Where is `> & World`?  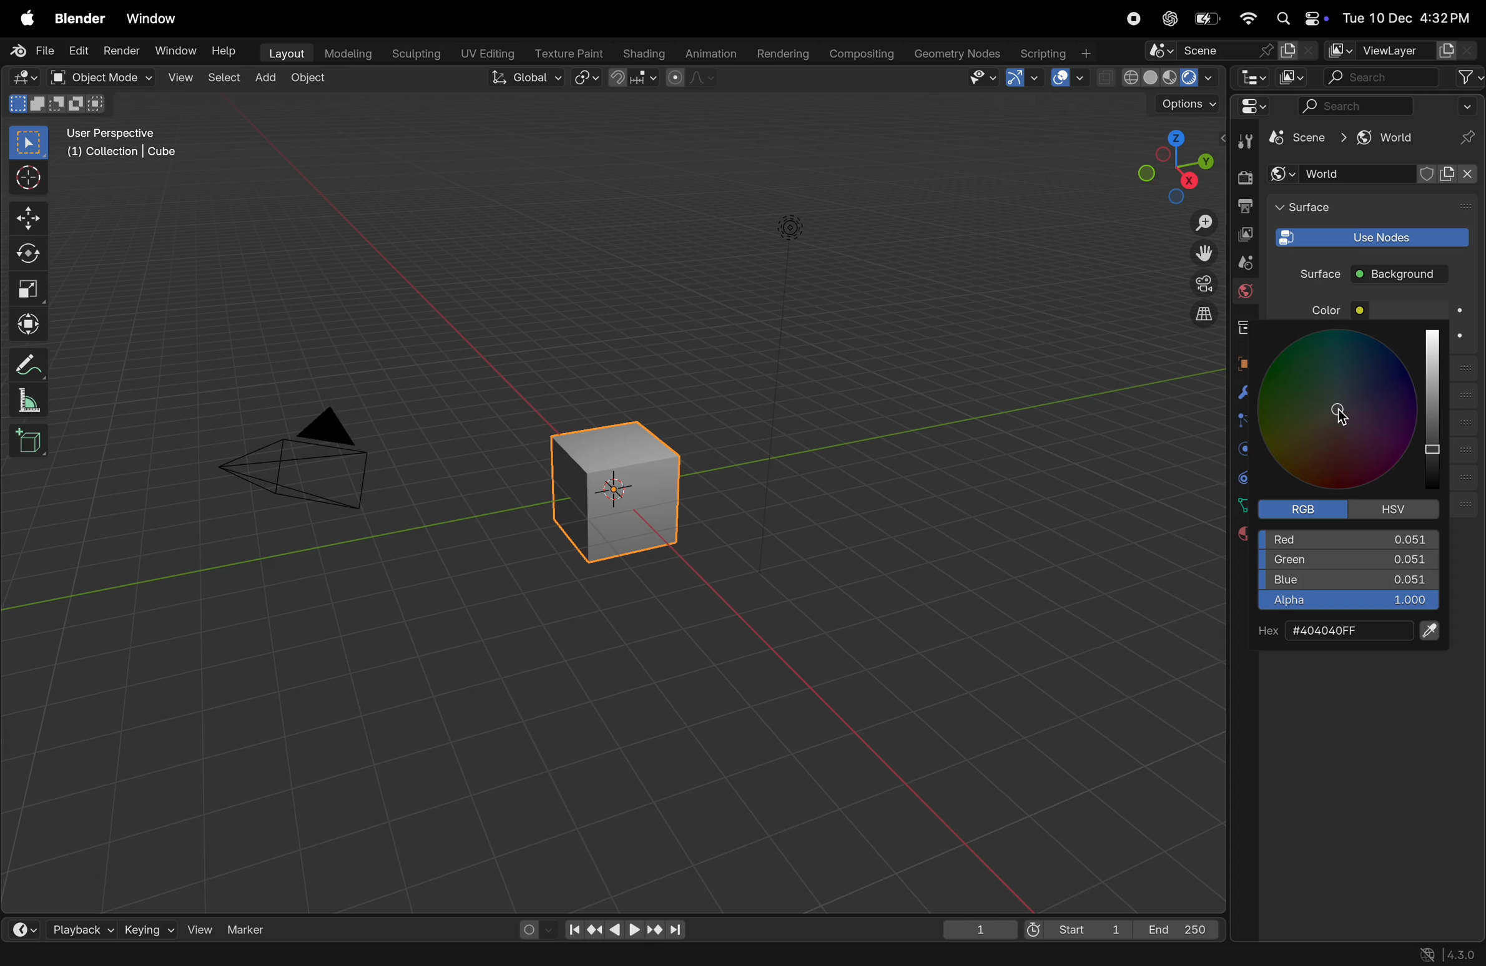
> & World is located at coordinates (1382, 139).